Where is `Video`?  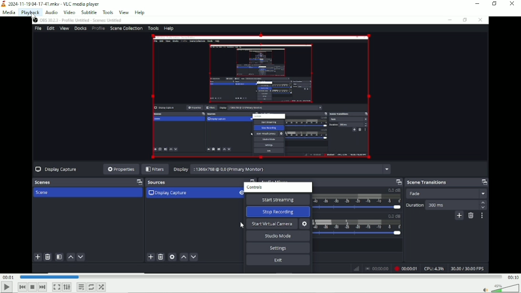
Video is located at coordinates (260, 145).